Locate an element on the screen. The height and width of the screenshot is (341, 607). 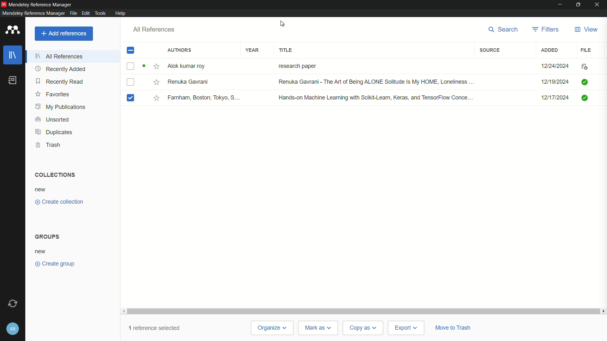
12/19/2024 is located at coordinates (555, 82).